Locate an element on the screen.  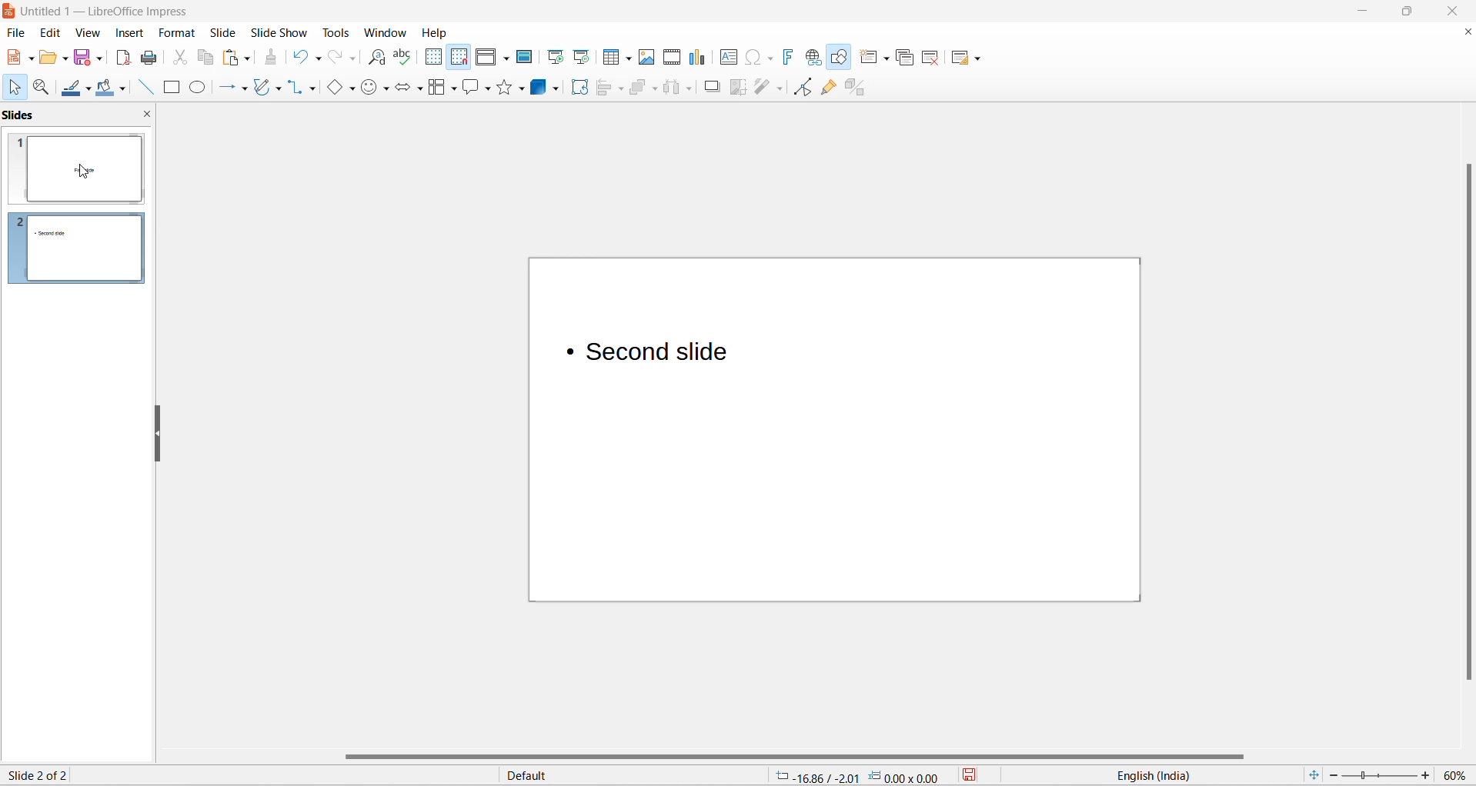
format is located at coordinates (179, 34).